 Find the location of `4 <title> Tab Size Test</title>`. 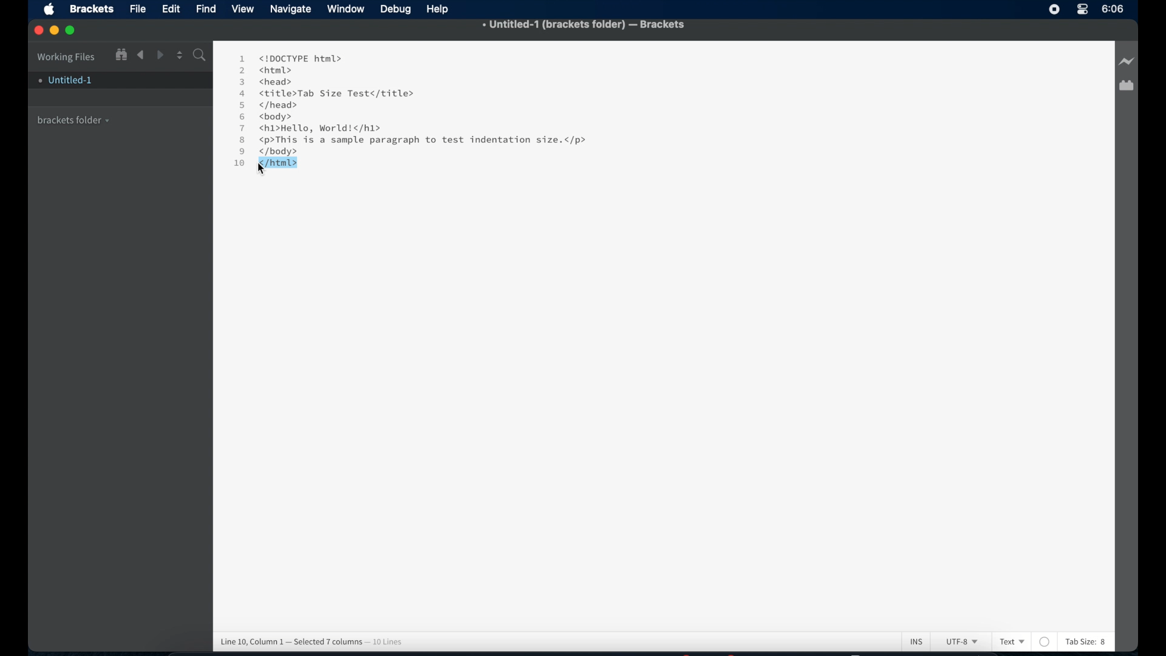

4 <title> Tab Size Test</title> is located at coordinates (326, 94).